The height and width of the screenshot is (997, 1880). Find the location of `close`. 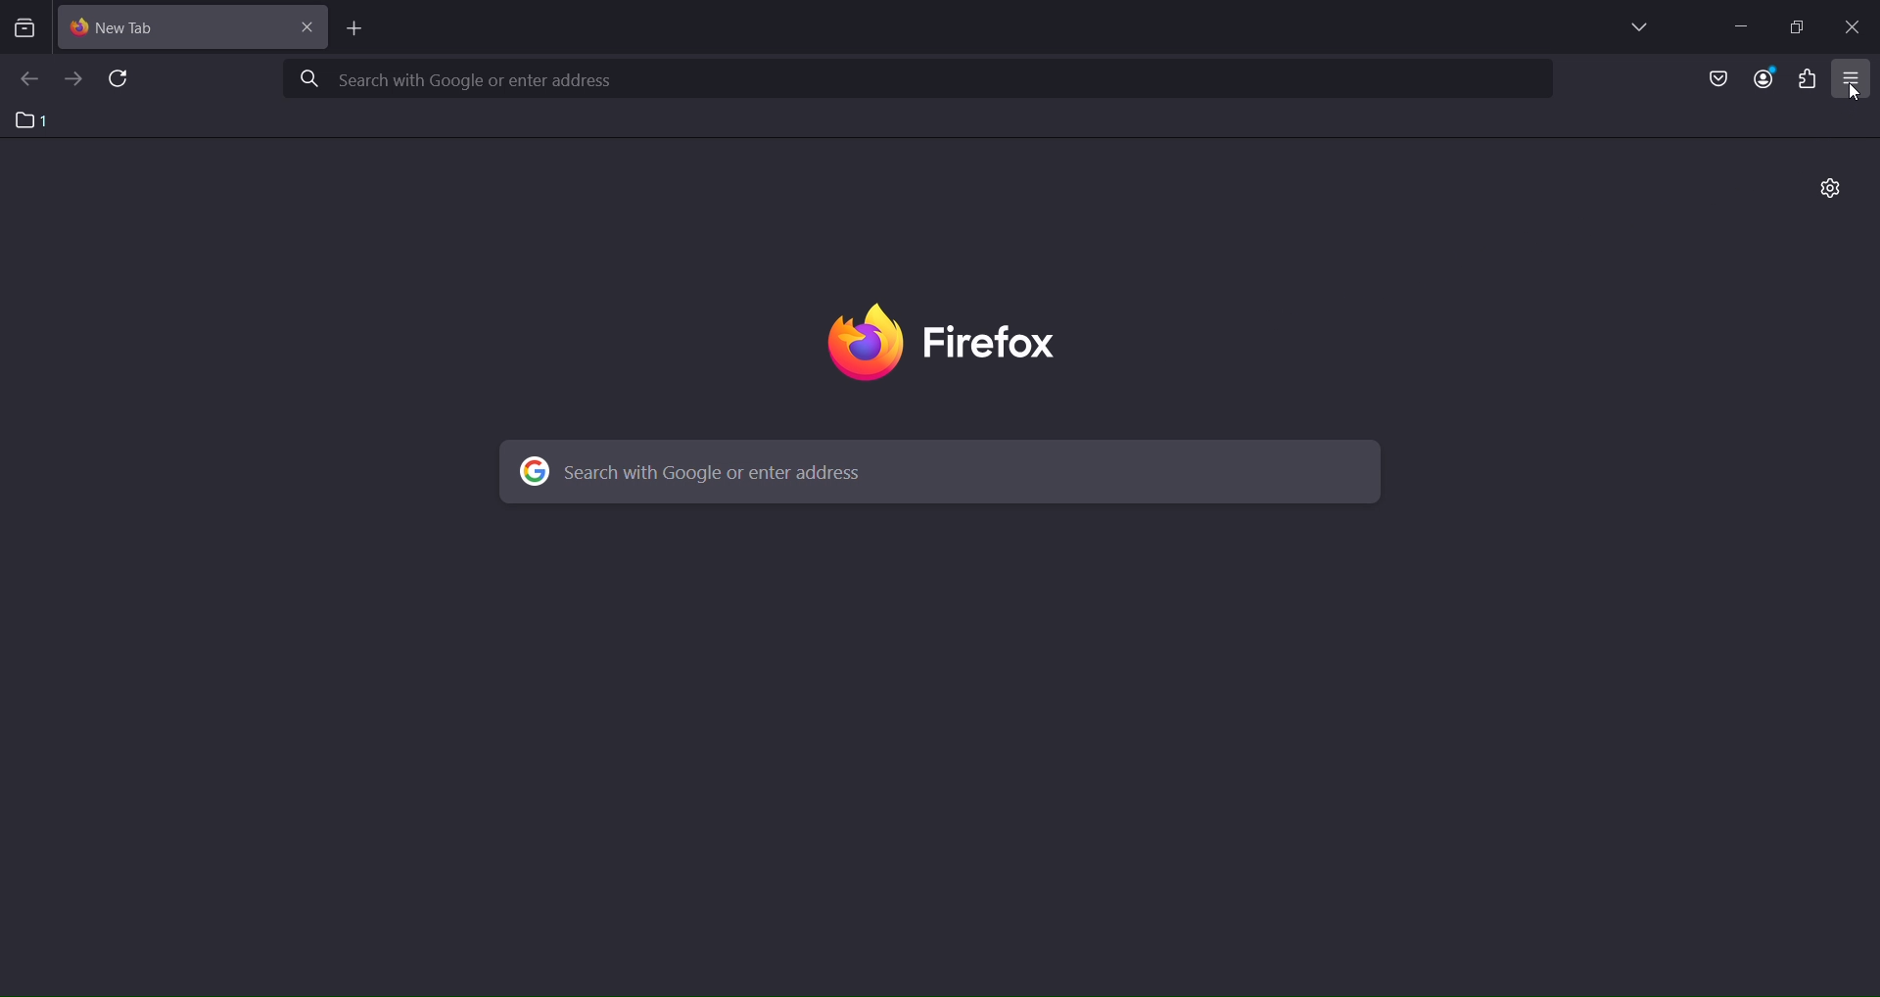

close is located at coordinates (1857, 26).